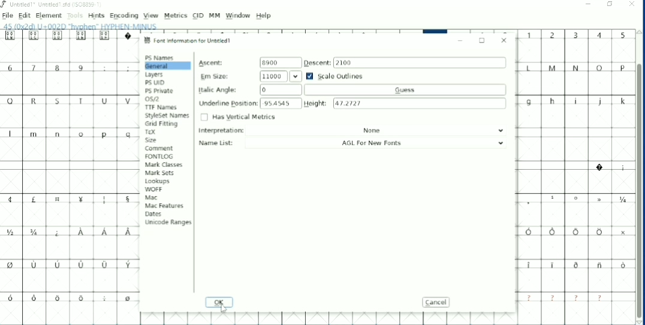 This screenshot has width=645, height=325. I want to click on Metrics, so click(175, 16).